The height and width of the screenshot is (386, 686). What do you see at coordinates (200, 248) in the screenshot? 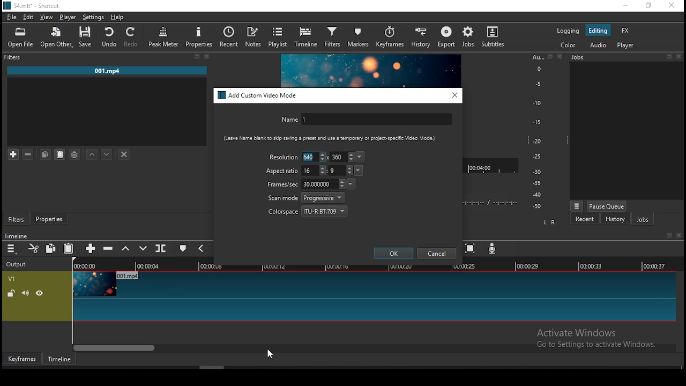
I see `previous marker` at bounding box center [200, 248].